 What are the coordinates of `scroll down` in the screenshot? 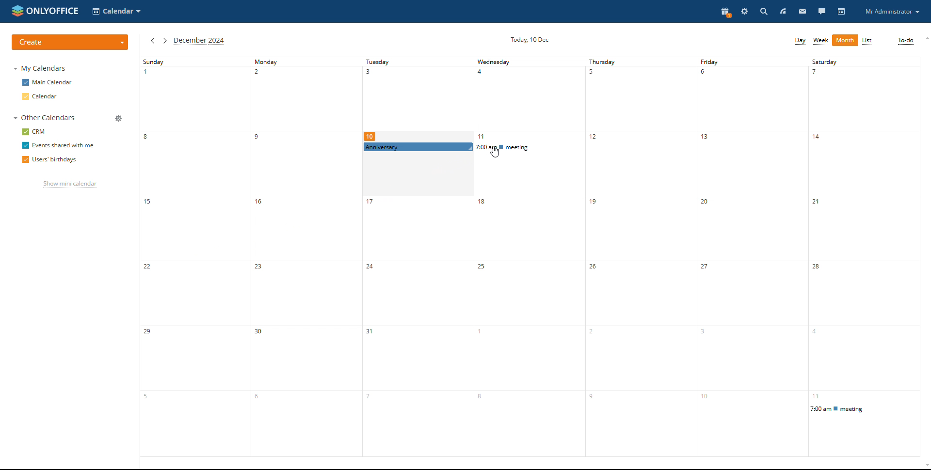 It's located at (923, 465).